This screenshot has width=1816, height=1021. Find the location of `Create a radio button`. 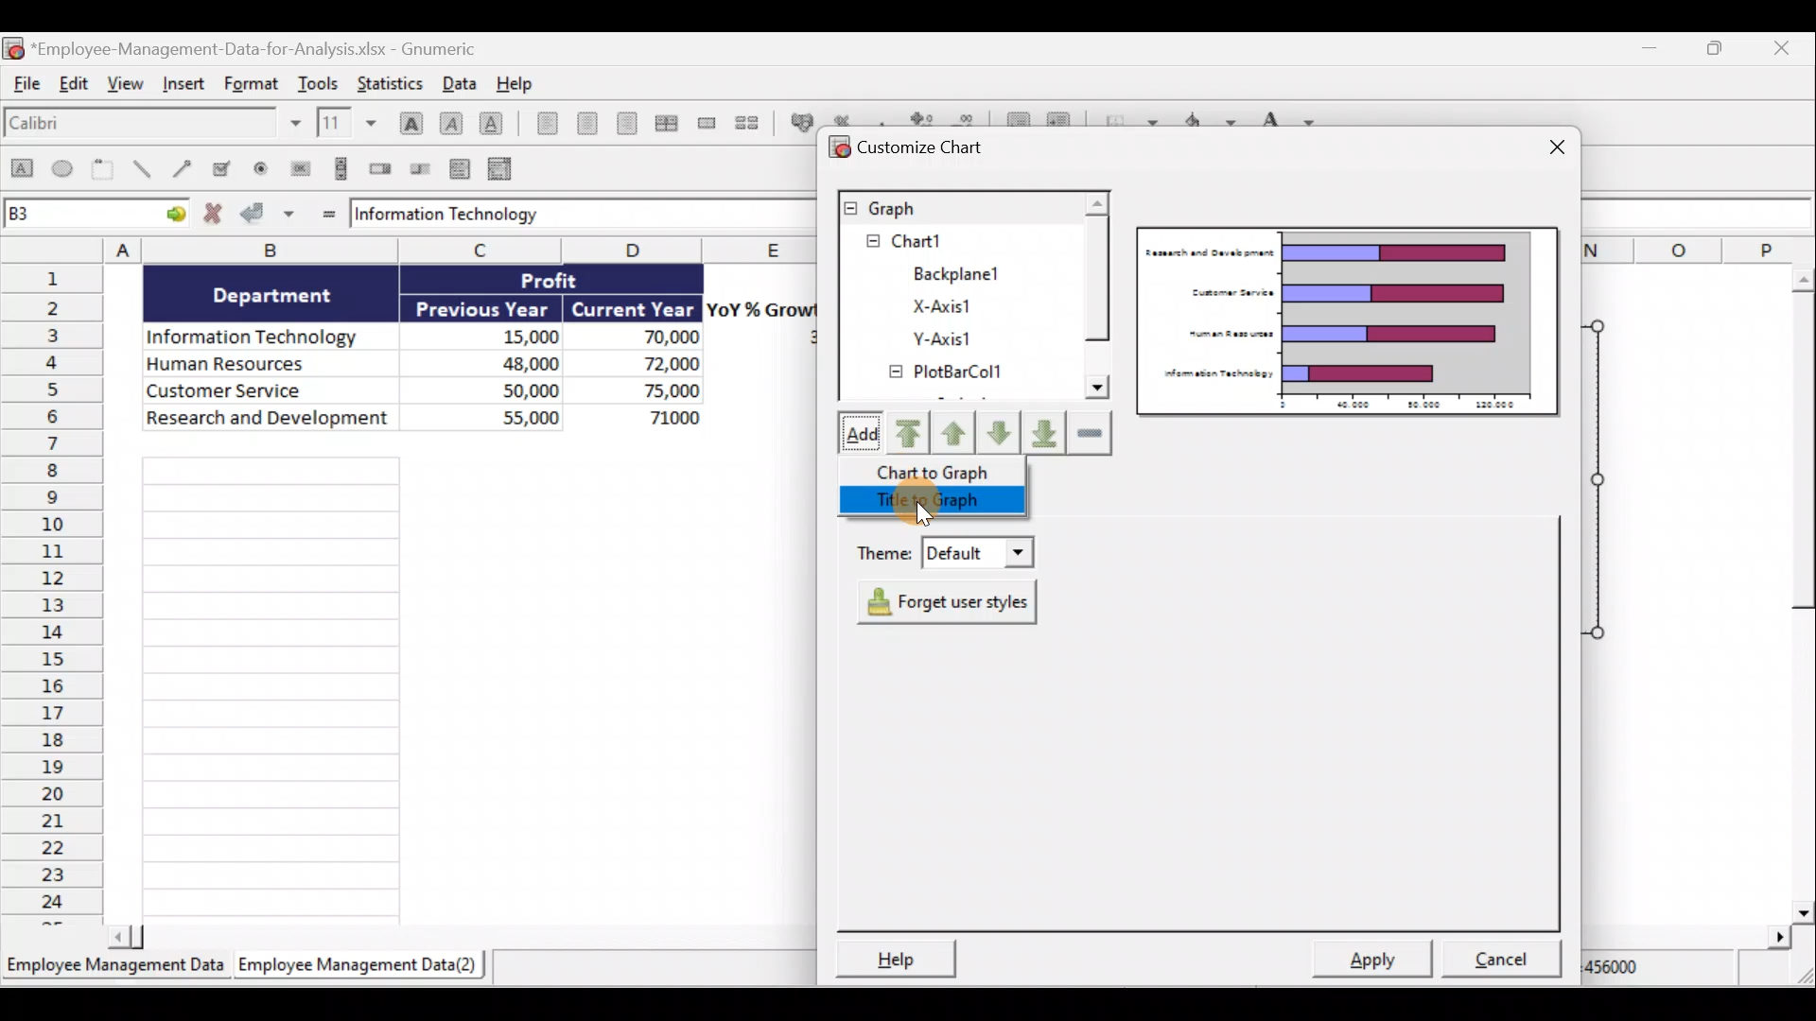

Create a radio button is located at coordinates (260, 169).